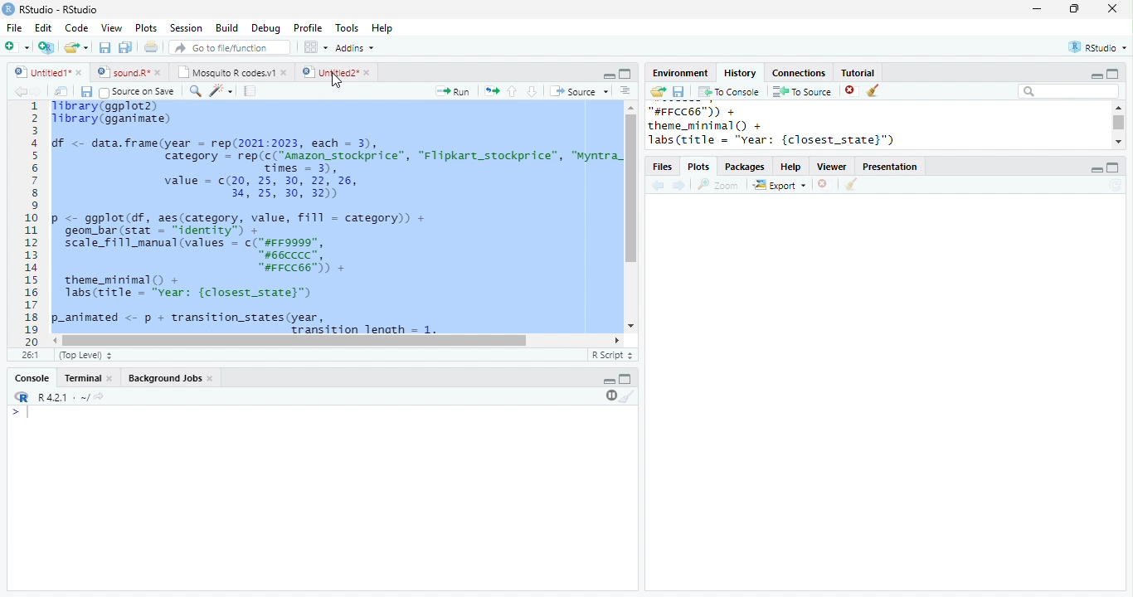 The image size is (1133, 597). Describe the element at coordinates (1097, 170) in the screenshot. I see `minimize` at that location.